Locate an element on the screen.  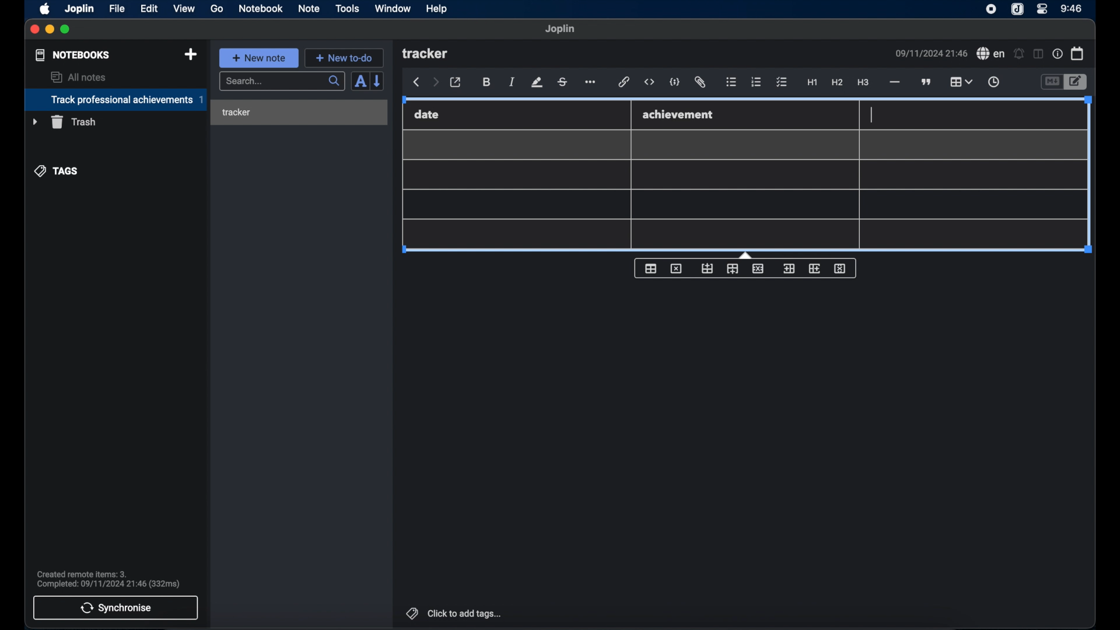
file is located at coordinates (117, 8).